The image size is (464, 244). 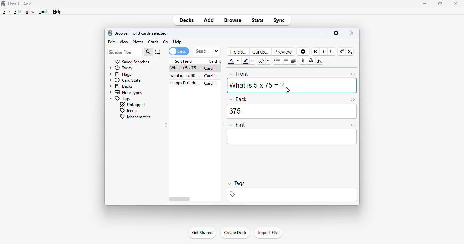 What do you see at coordinates (292, 195) in the screenshot?
I see `tags` at bounding box center [292, 195].